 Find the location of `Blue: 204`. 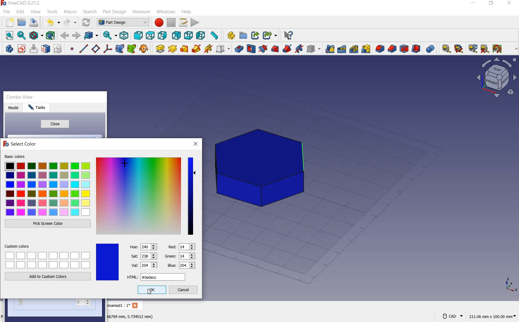

Blue: 204 is located at coordinates (180, 266).